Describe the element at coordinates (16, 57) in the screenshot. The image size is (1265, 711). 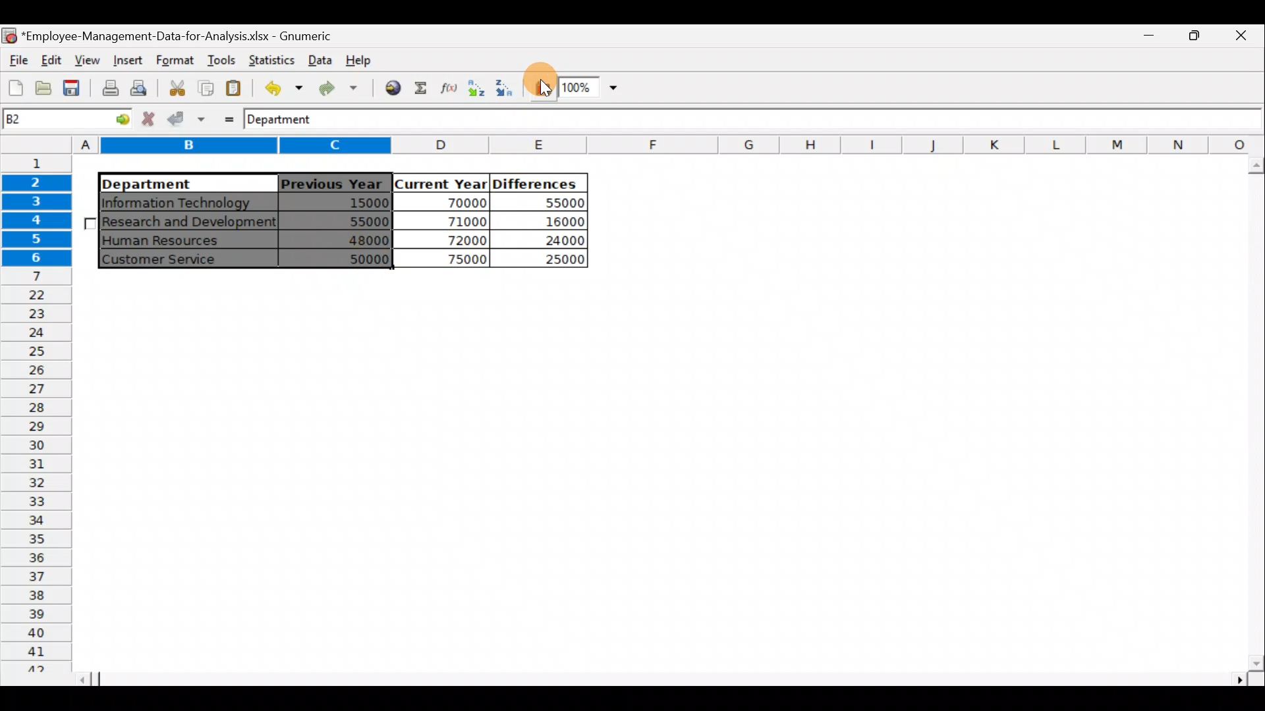
I see `File` at that location.